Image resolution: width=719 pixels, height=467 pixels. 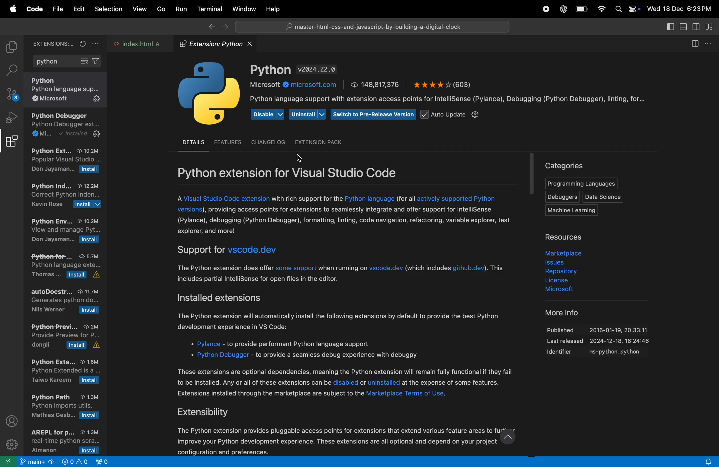 What do you see at coordinates (569, 237) in the screenshot?
I see `resources` at bounding box center [569, 237].